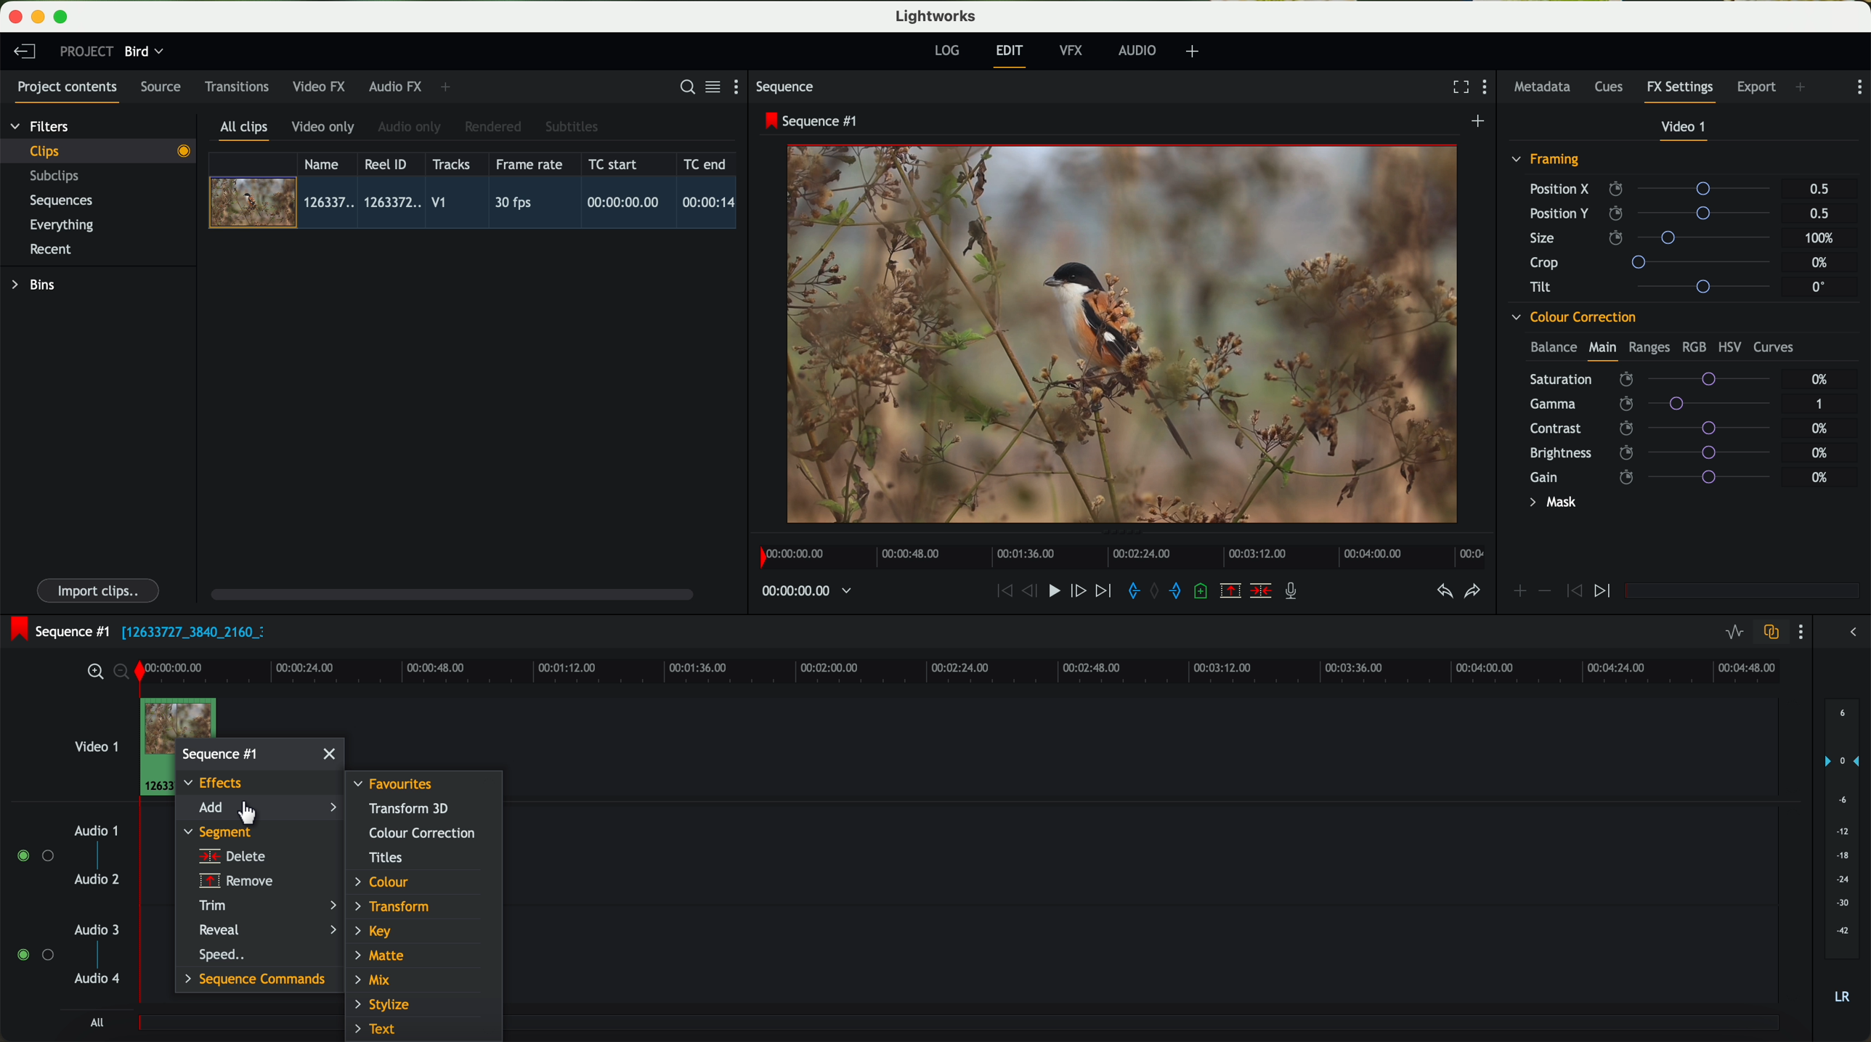 The width and height of the screenshot is (1871, 1042). What do you see at coordinates (1103, 591) in the screenshot?
I see `move foward` at bounding box center [1103, 591].